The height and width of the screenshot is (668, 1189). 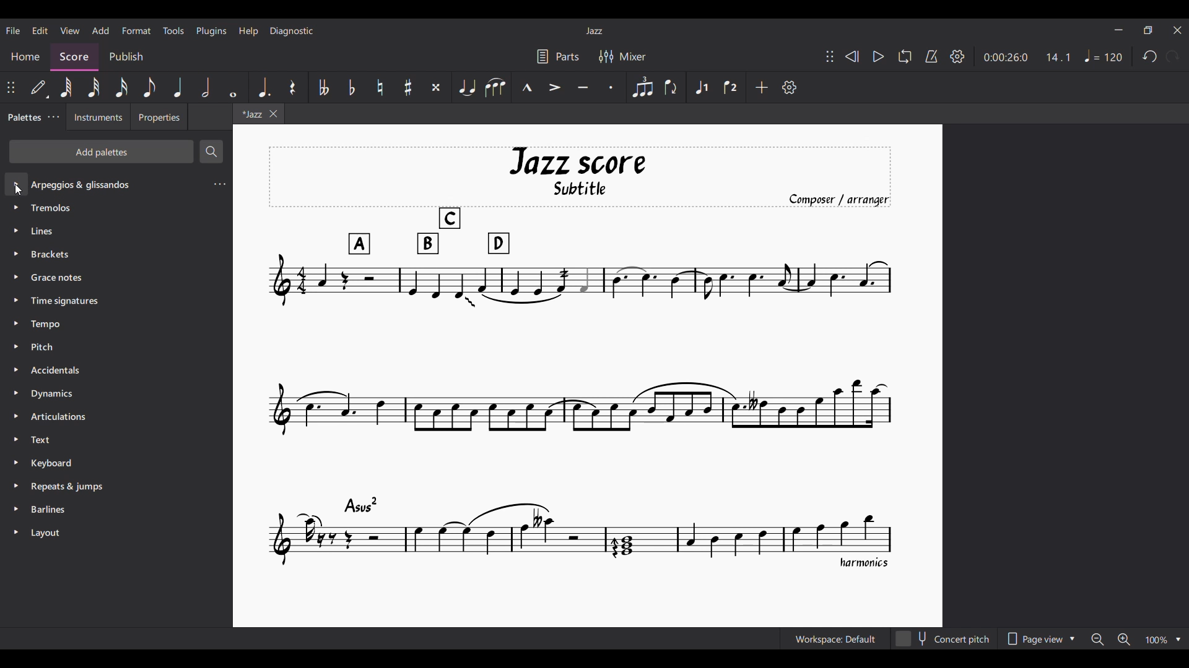 I want to click on Current score, so click(x=580, y=358).